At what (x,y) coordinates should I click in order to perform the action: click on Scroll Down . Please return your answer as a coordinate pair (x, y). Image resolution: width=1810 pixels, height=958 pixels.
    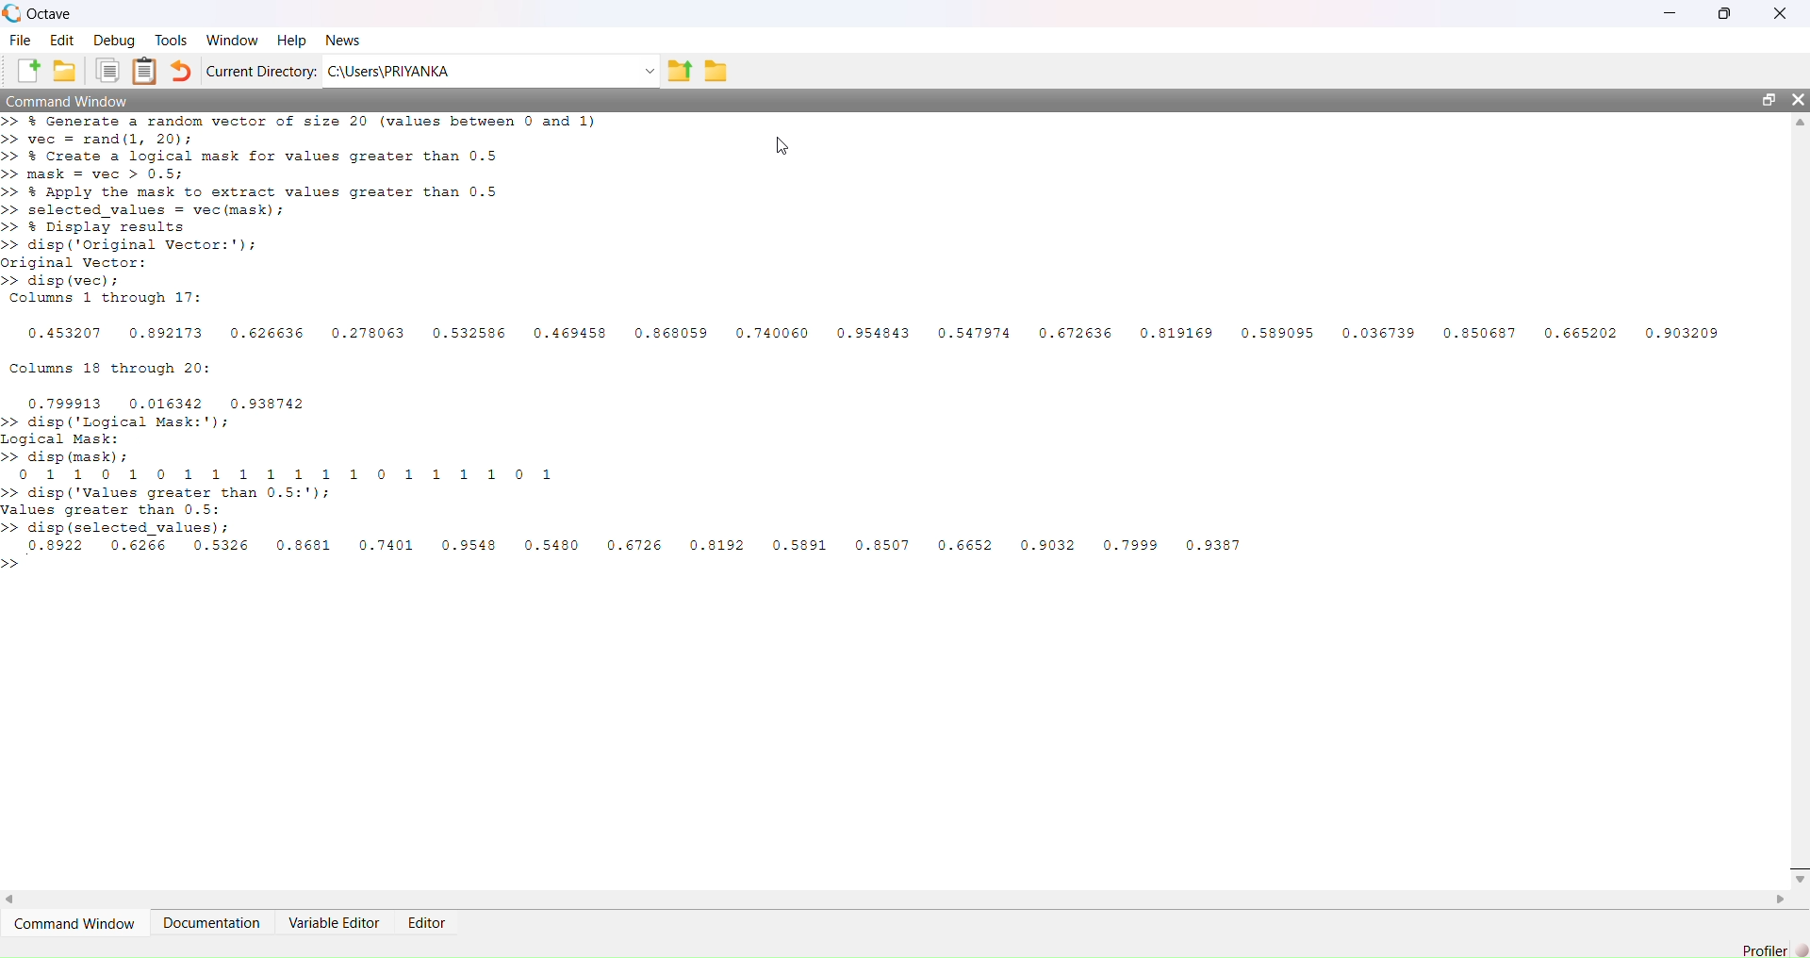
    Looking at the image, I should click on (1799, 878).